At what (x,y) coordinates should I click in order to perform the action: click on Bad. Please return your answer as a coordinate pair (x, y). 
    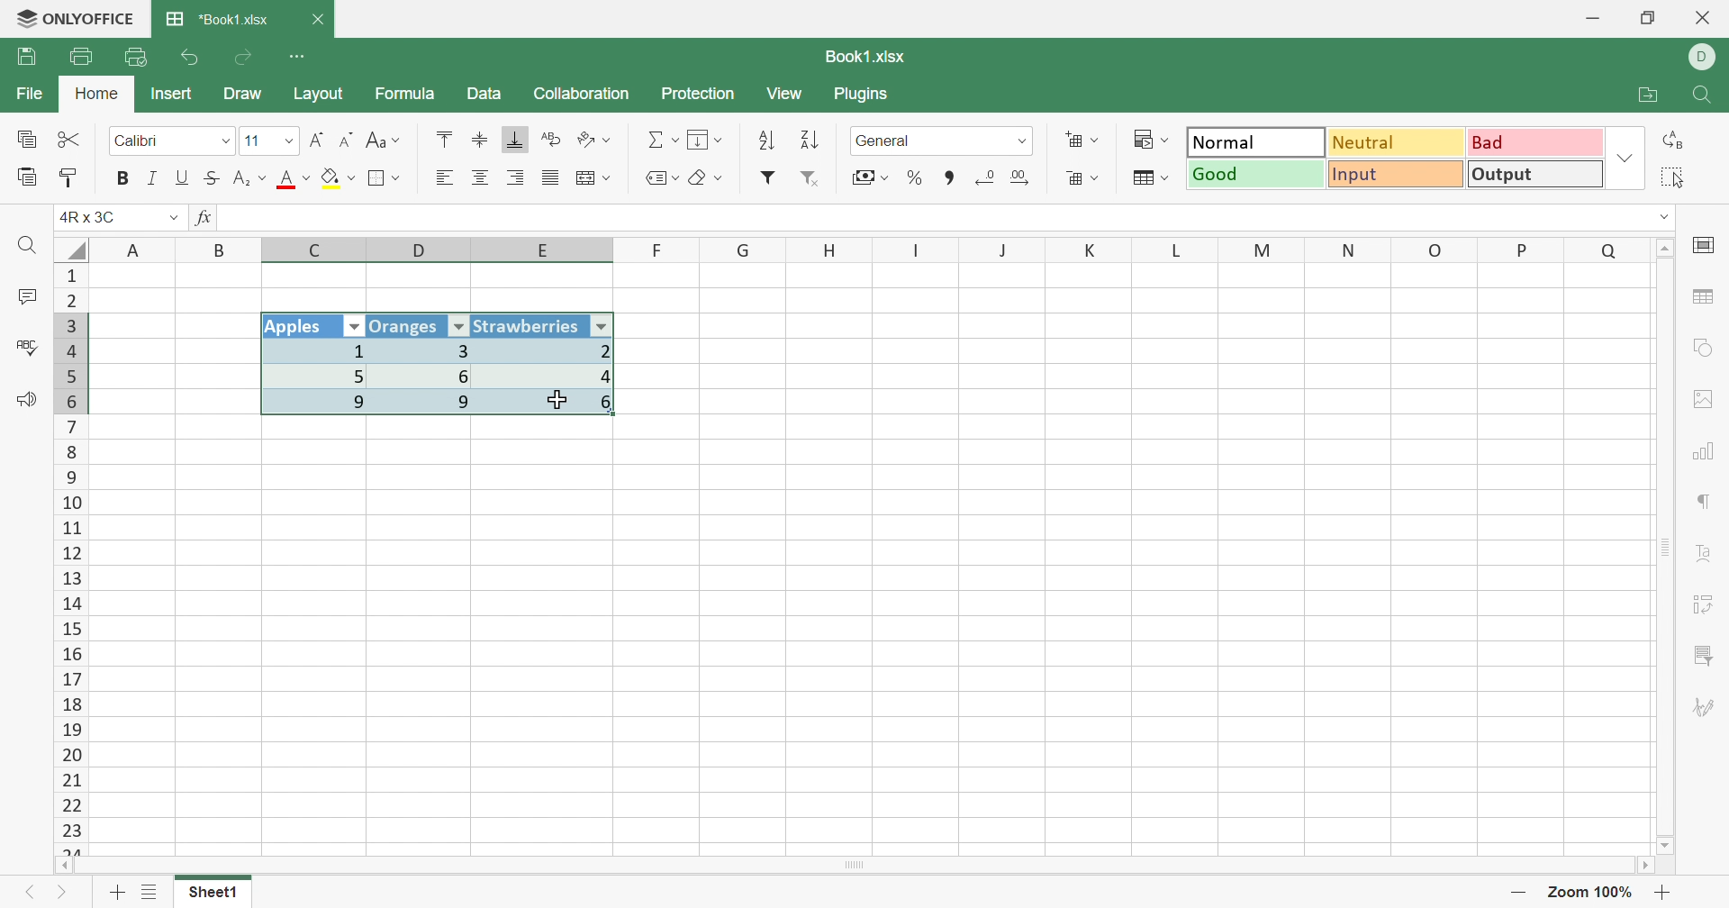
    Looking at the image, I should click on (1532, 142).